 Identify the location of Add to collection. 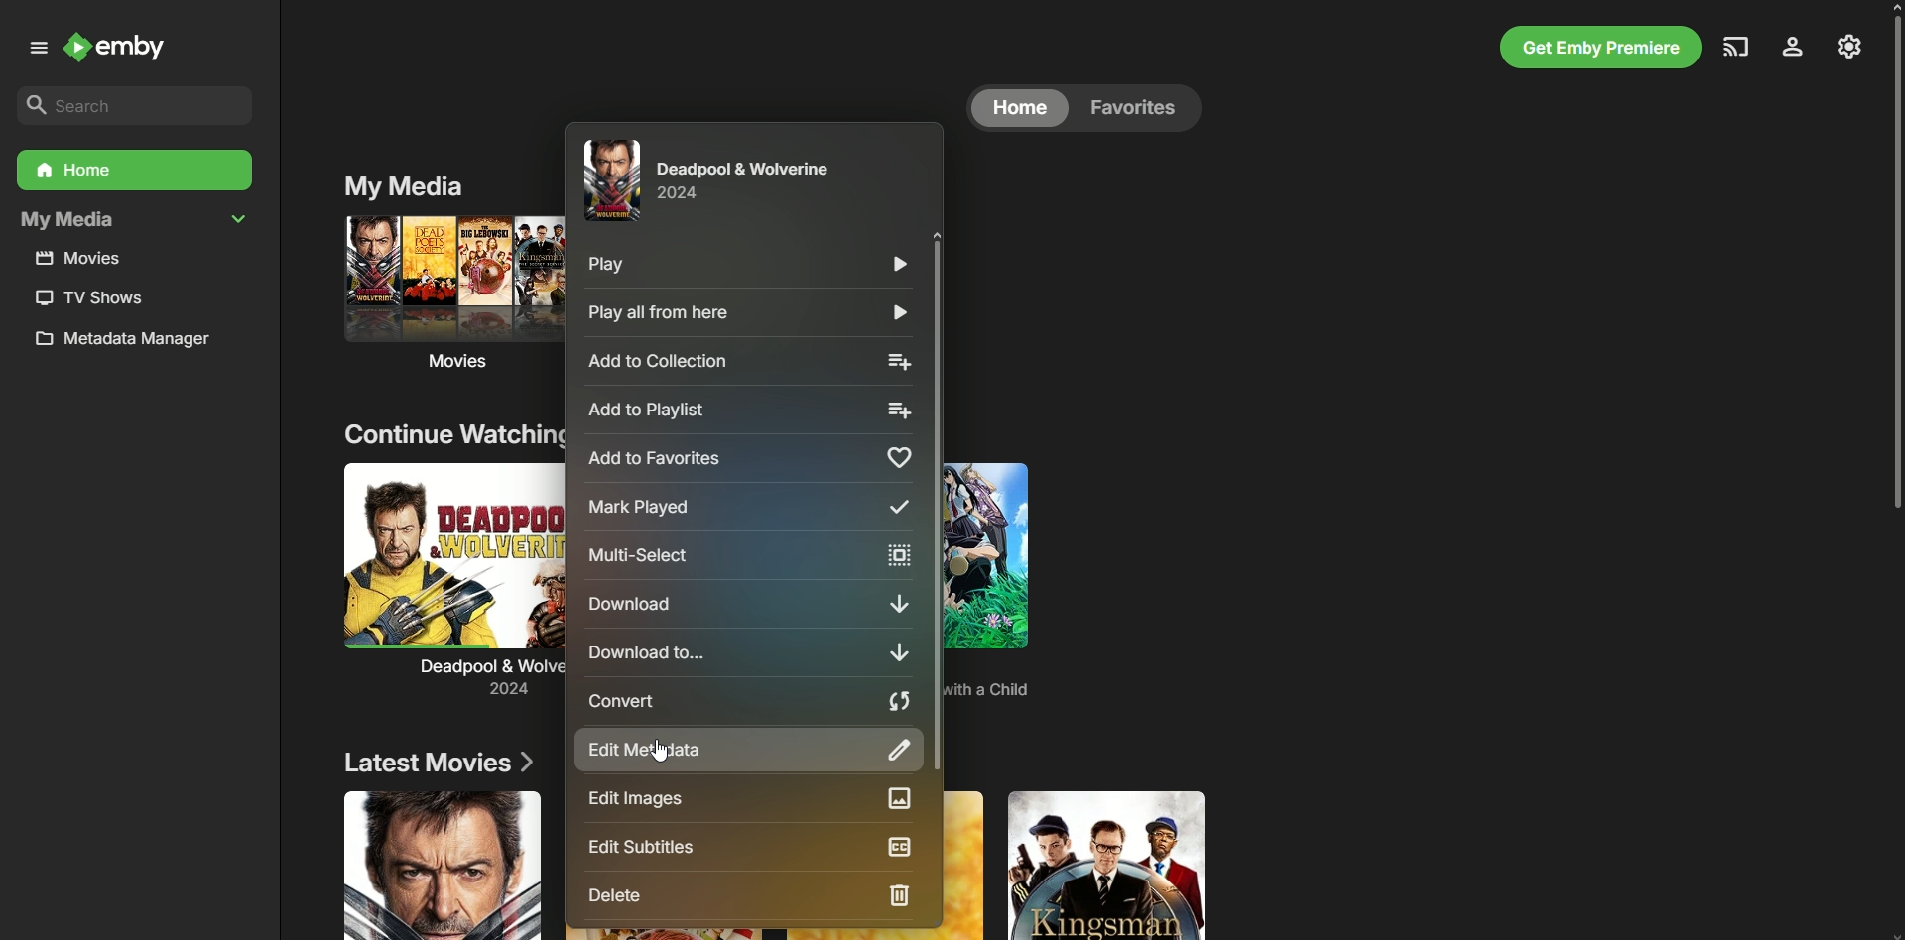
(748, 361).